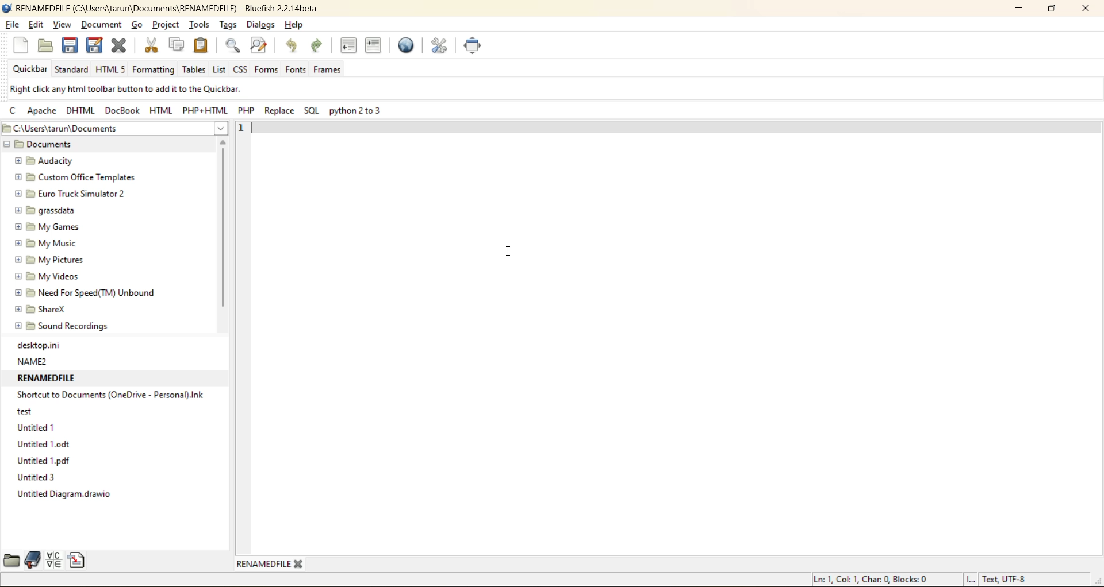 The image size is (1104, 587). Describe the element at coordinates (75, 69) in the screenshot. I see `standard` at that location.